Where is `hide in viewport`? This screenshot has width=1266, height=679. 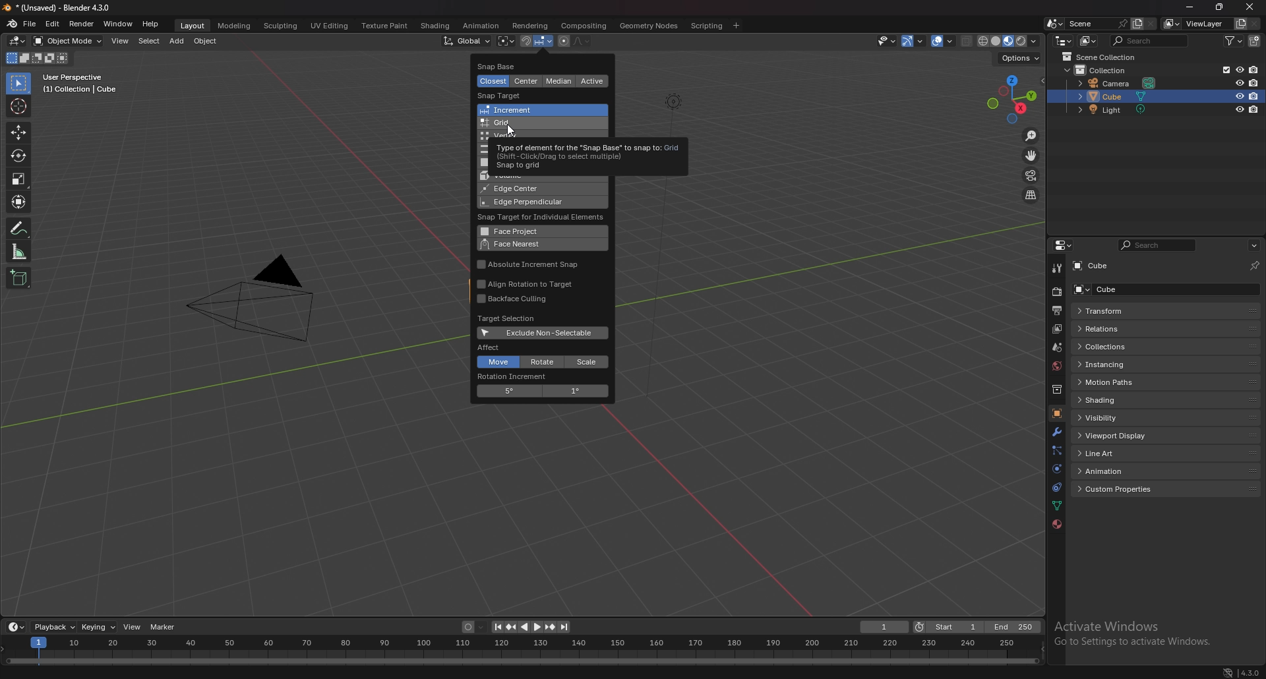
hide in viewport is located at coordinates (1238, 82).